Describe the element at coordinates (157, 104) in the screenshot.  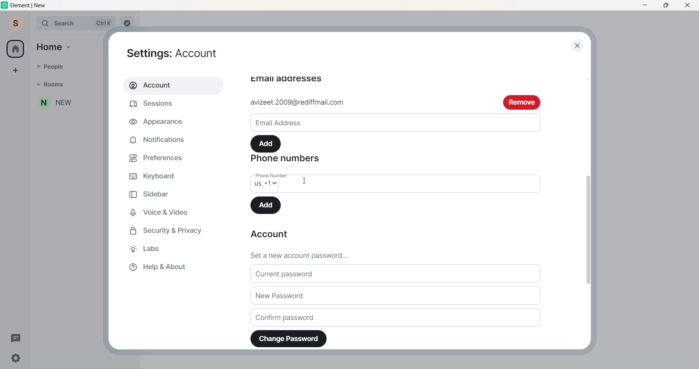
I see `Sessions` at that location.